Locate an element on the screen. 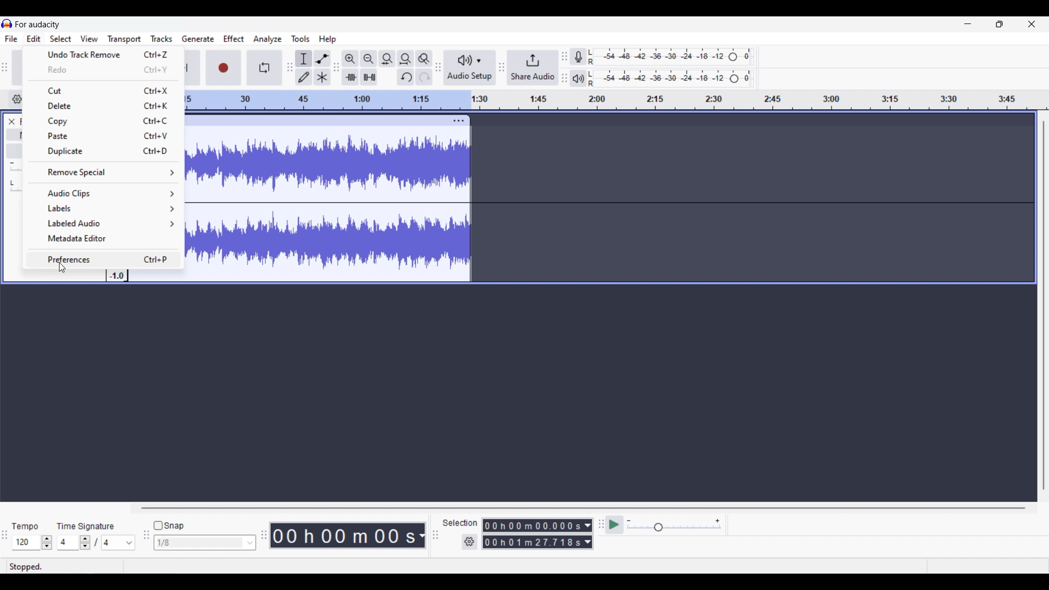 The image size is (1049, 590). Zoom out is located at coordinates (368, 58).